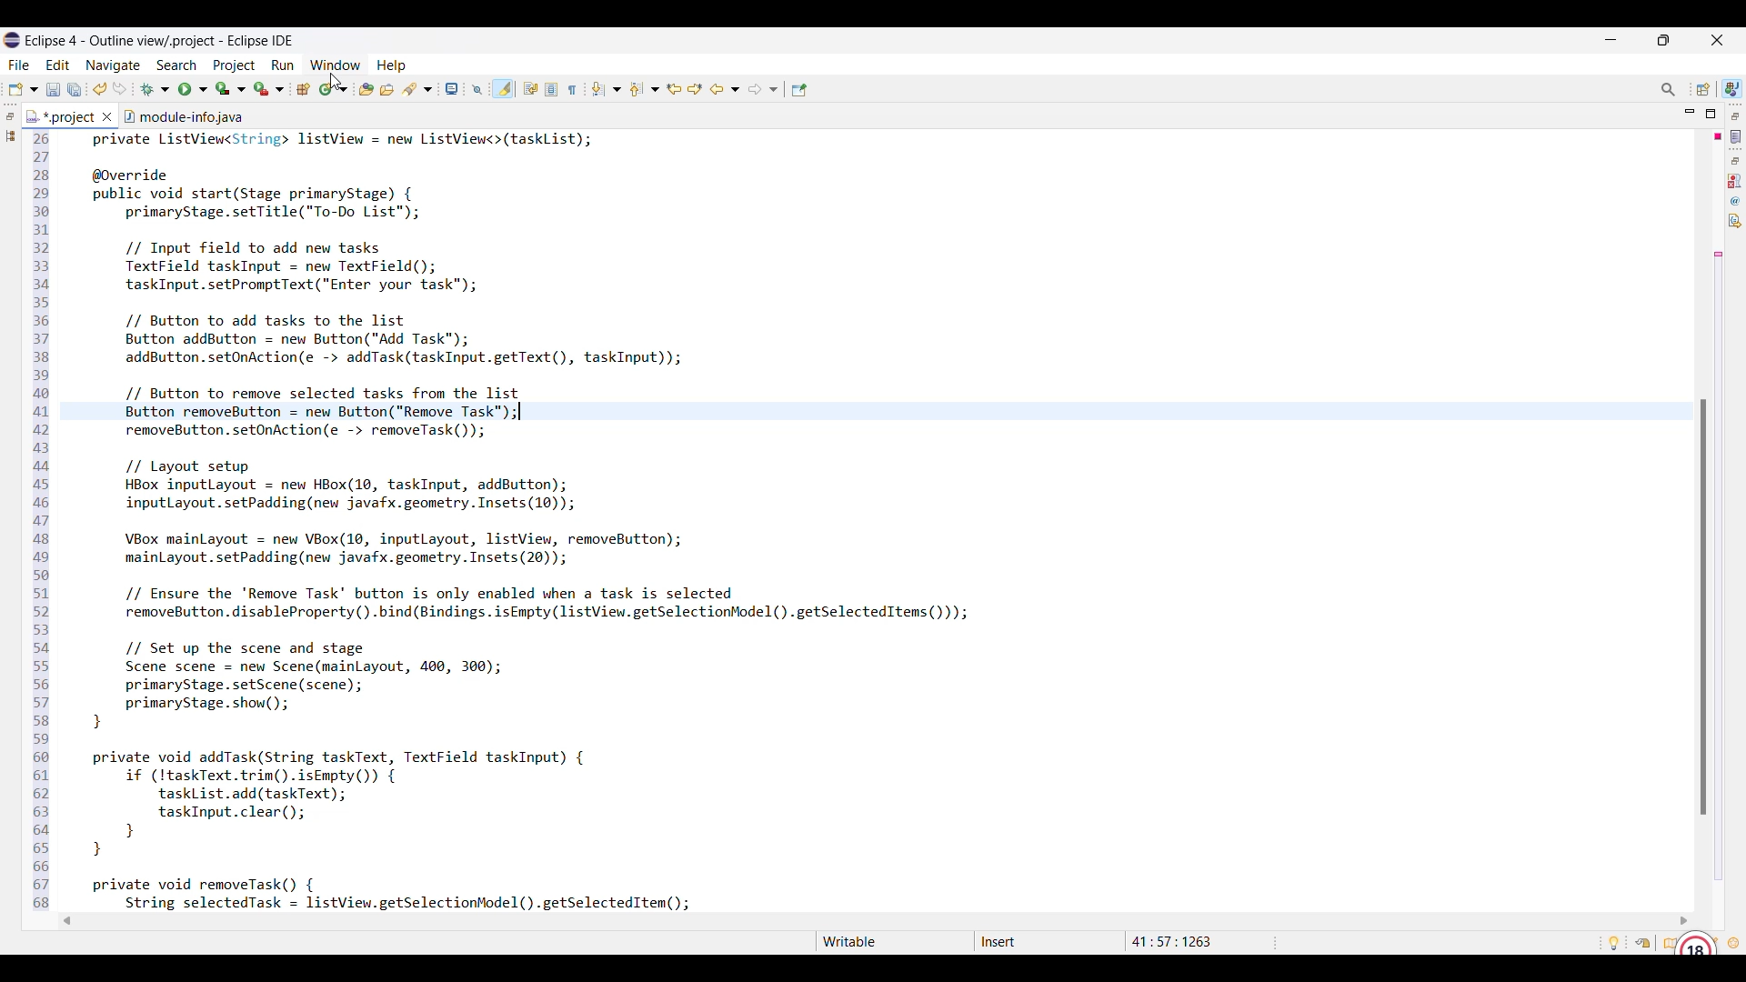  I want to click on Toggle highlight current selection, so click(503, 89).